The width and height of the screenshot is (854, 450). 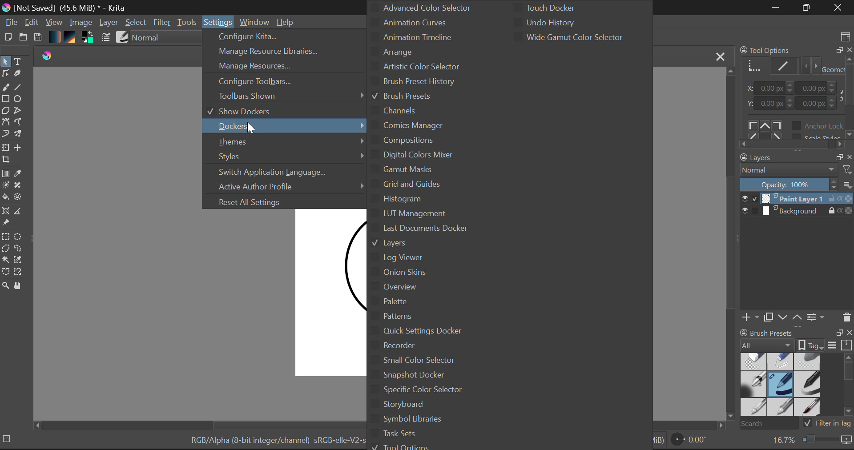 I want to click on Move Layer, so click(x=19, y=148).